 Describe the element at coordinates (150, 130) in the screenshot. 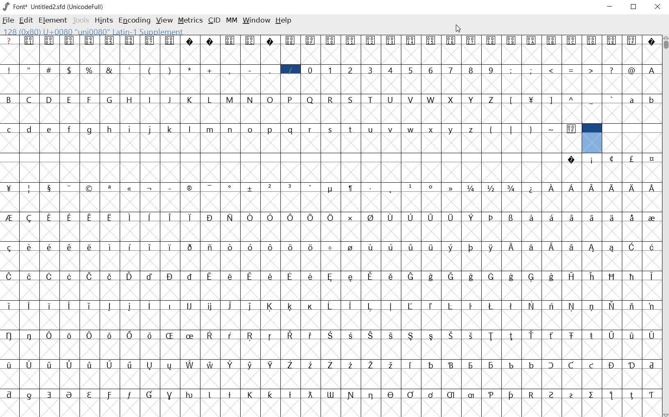

I see `j` at that location.